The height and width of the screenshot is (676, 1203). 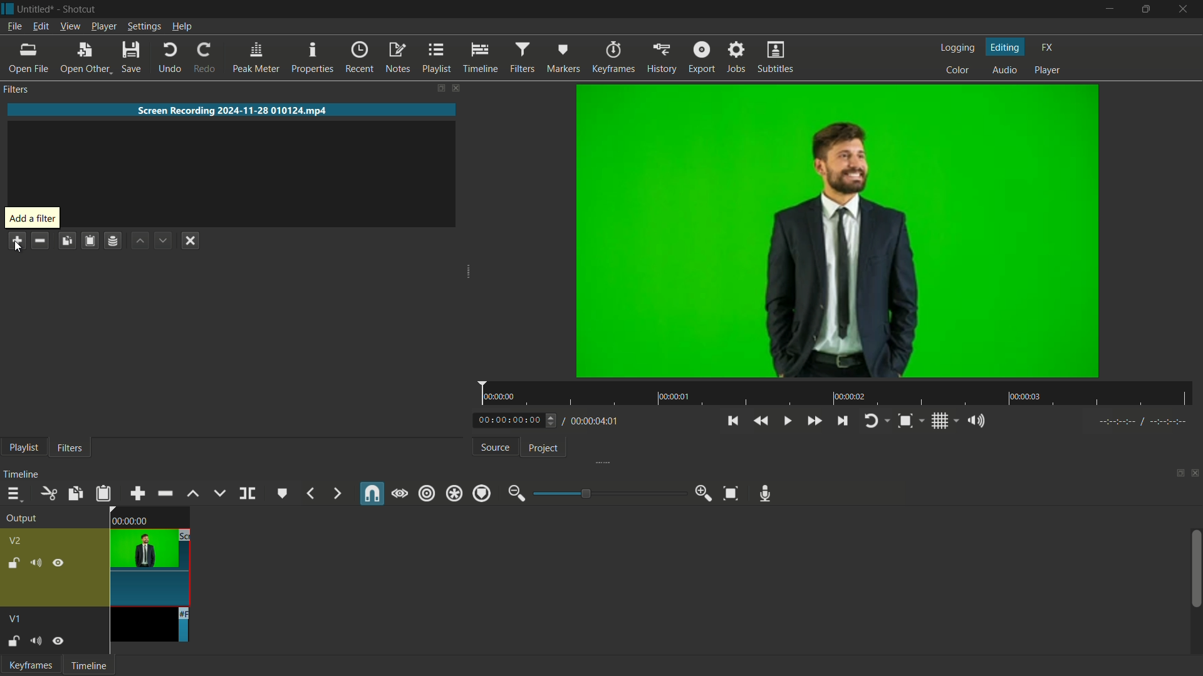 I want to click on toggle grid, so click(x=939, y=421).